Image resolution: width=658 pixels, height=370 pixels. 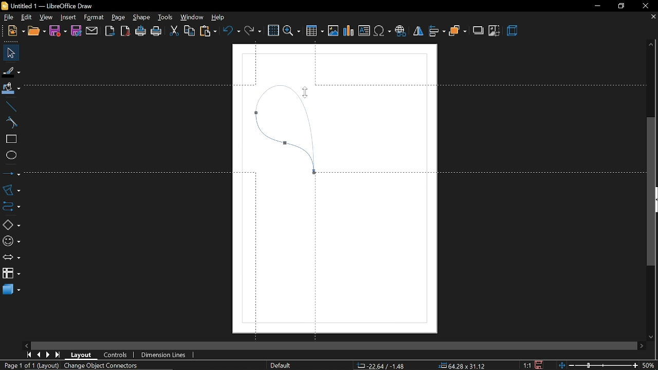 I want to click on move down, so click(x=652, y=336).